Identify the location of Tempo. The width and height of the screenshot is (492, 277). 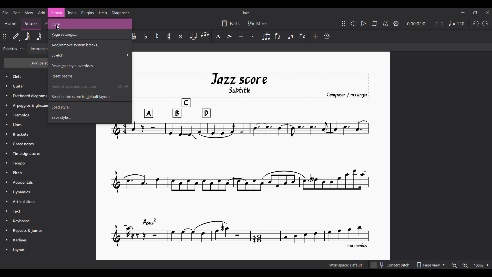
(457, 23).